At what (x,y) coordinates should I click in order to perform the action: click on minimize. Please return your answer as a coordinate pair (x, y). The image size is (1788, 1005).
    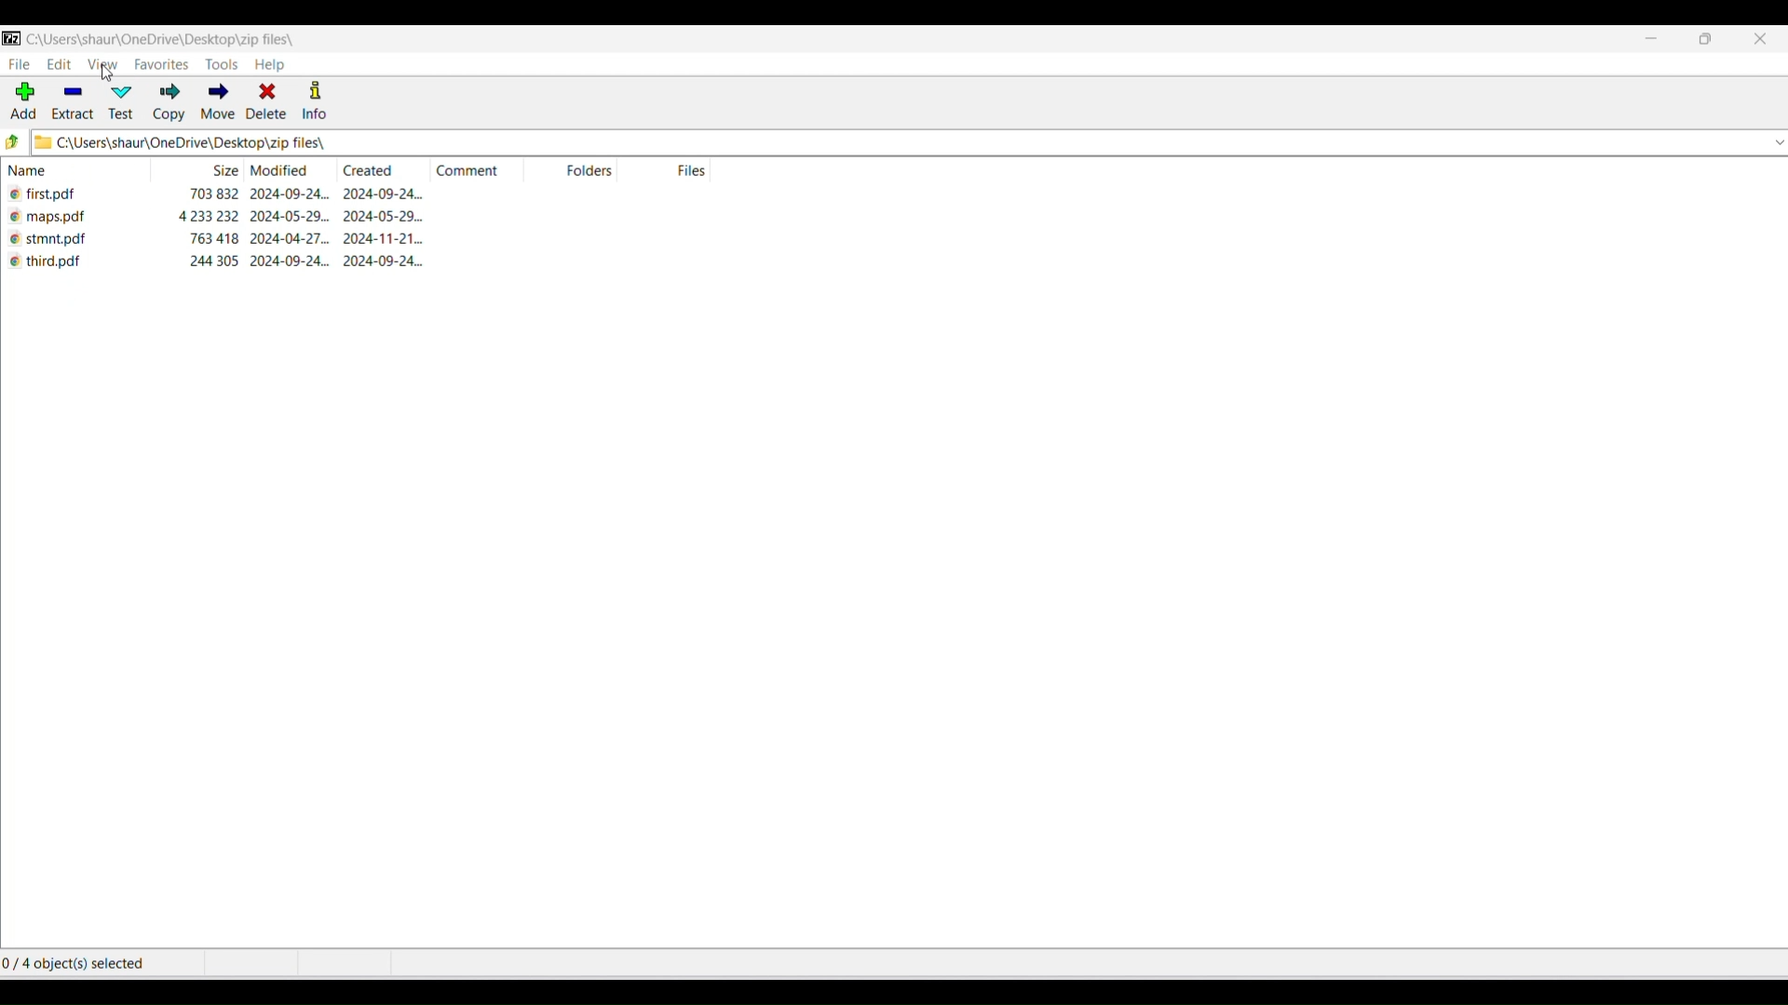
    Looking at the image, I should click on (1650, 41).